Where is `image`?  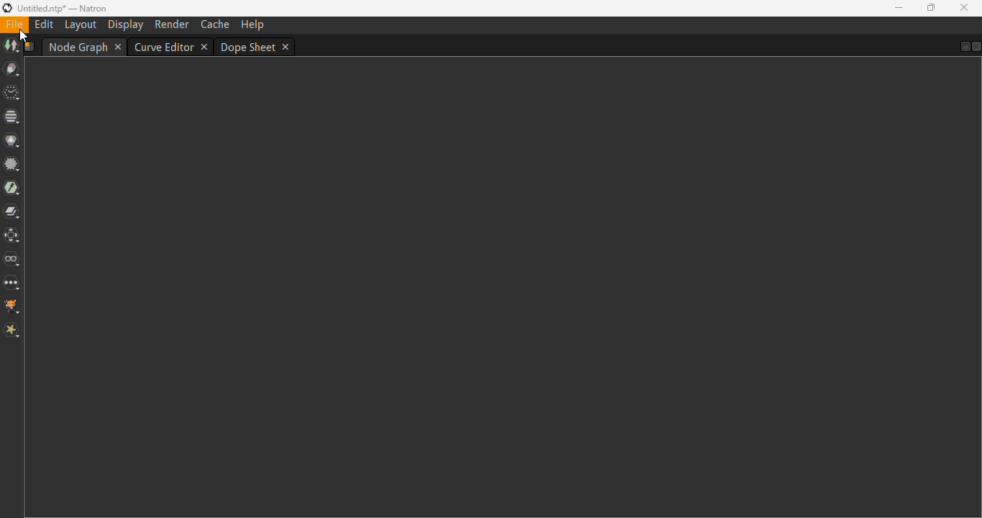
image is located at coordinates (11, 47).